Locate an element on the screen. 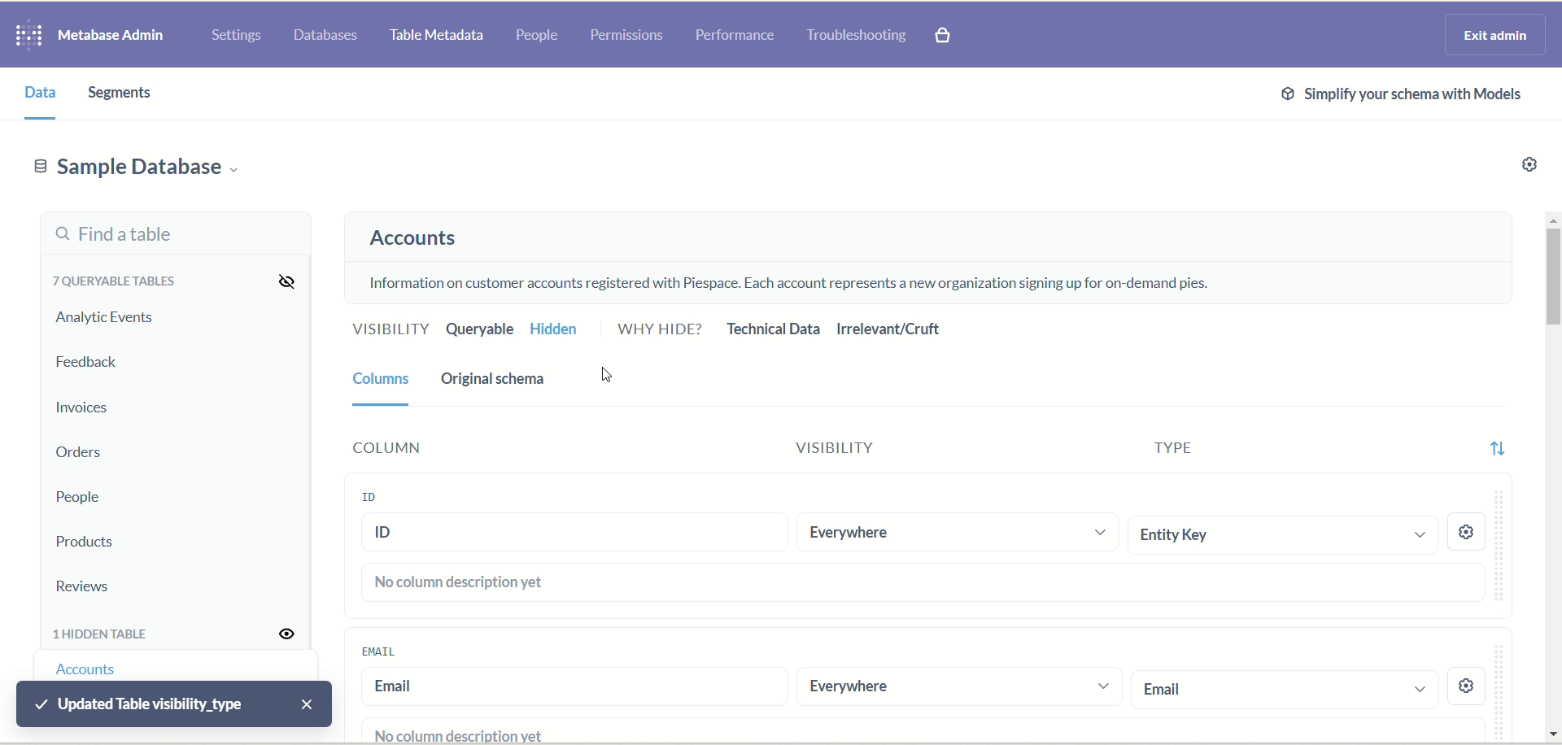 This screenshot has height=745, width=1562. exit admin is located at coordinates (1495, 33).